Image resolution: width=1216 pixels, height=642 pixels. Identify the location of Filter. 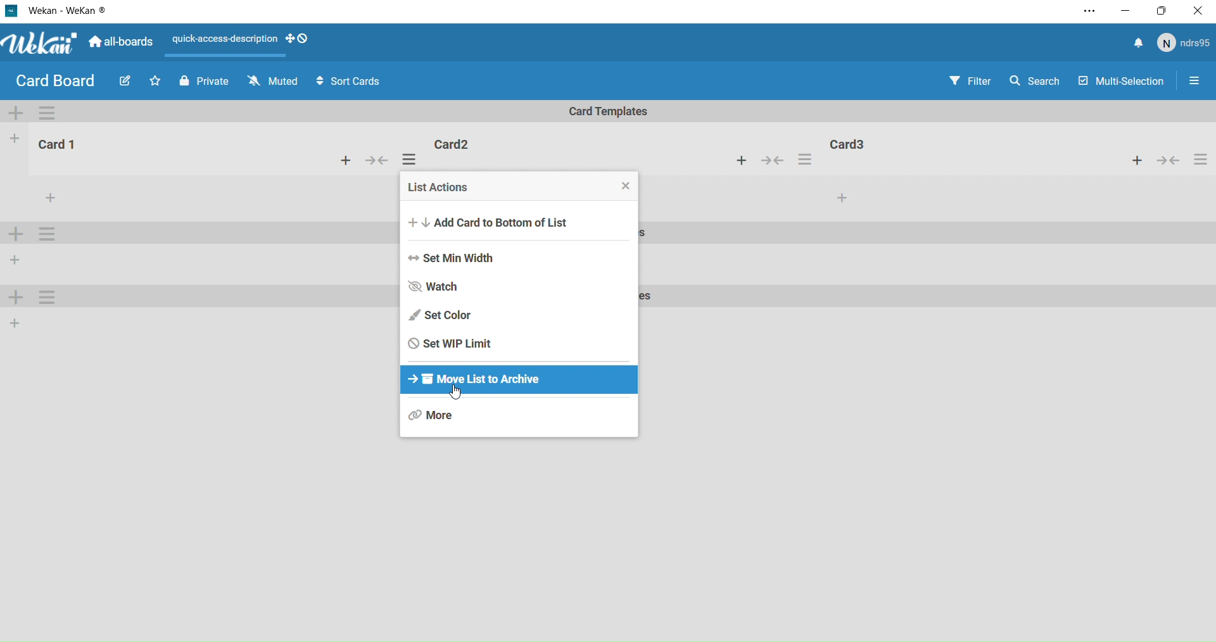
(970, 82).